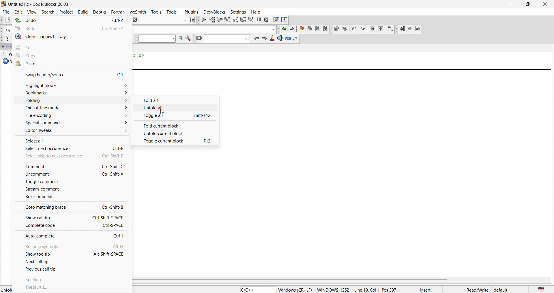 This screenshot has height=293, width=554. What do you see at coordinates (70, 197) in the screenshot?
I see `box comment` at bounding box center [70, 197].